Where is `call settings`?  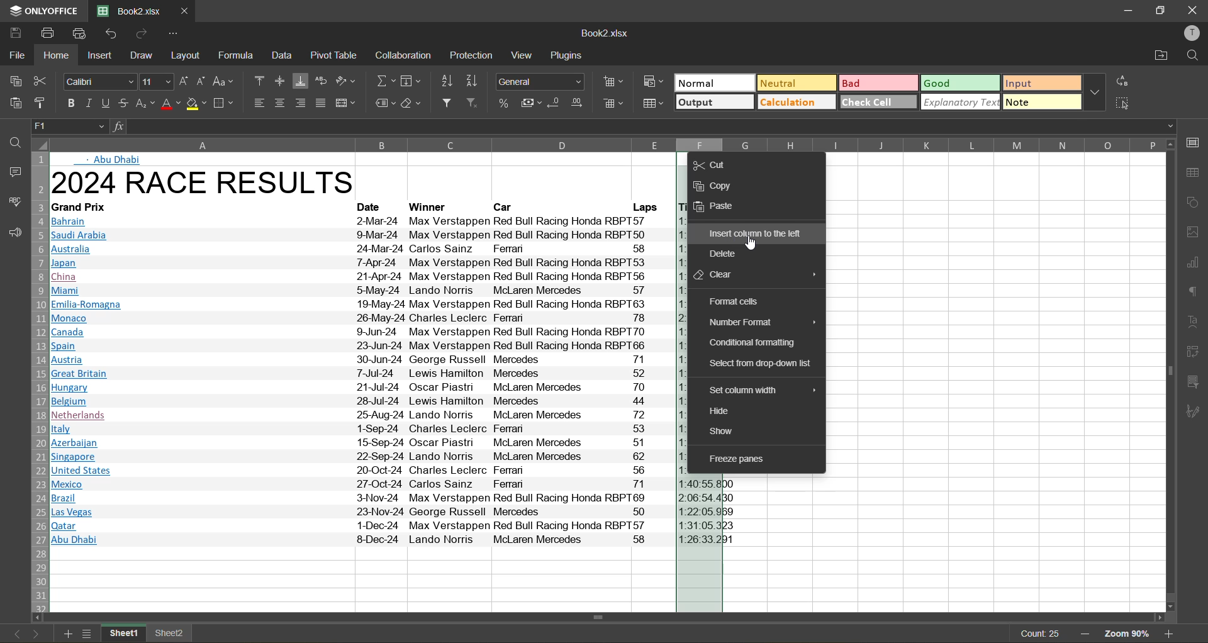
call settings is located at coordinates (1197, 142).